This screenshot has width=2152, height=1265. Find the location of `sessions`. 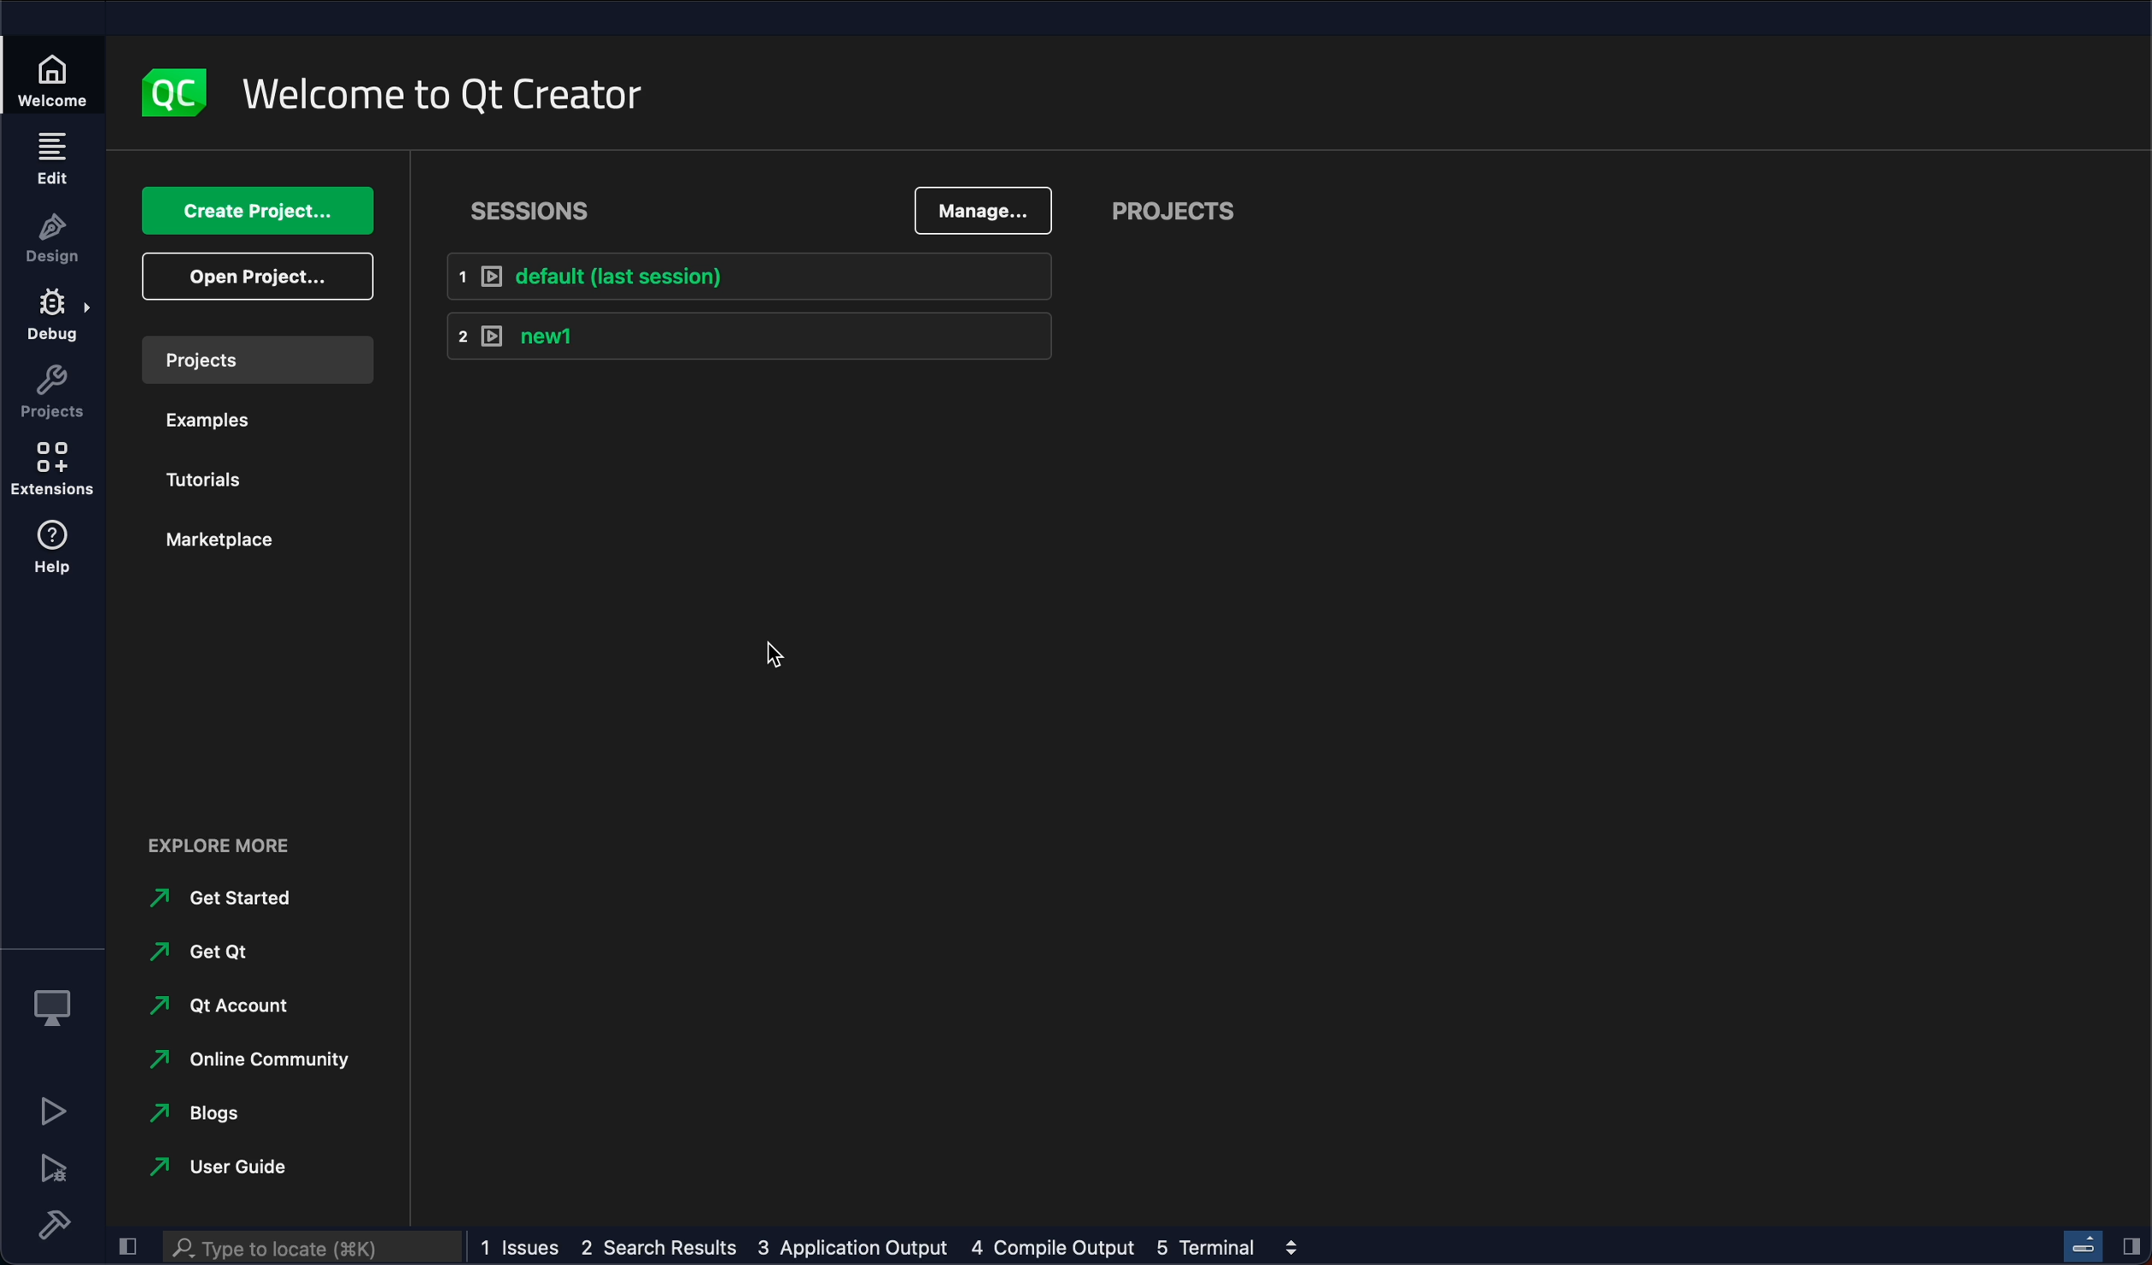

sessions is located at coordinates (552, 206).